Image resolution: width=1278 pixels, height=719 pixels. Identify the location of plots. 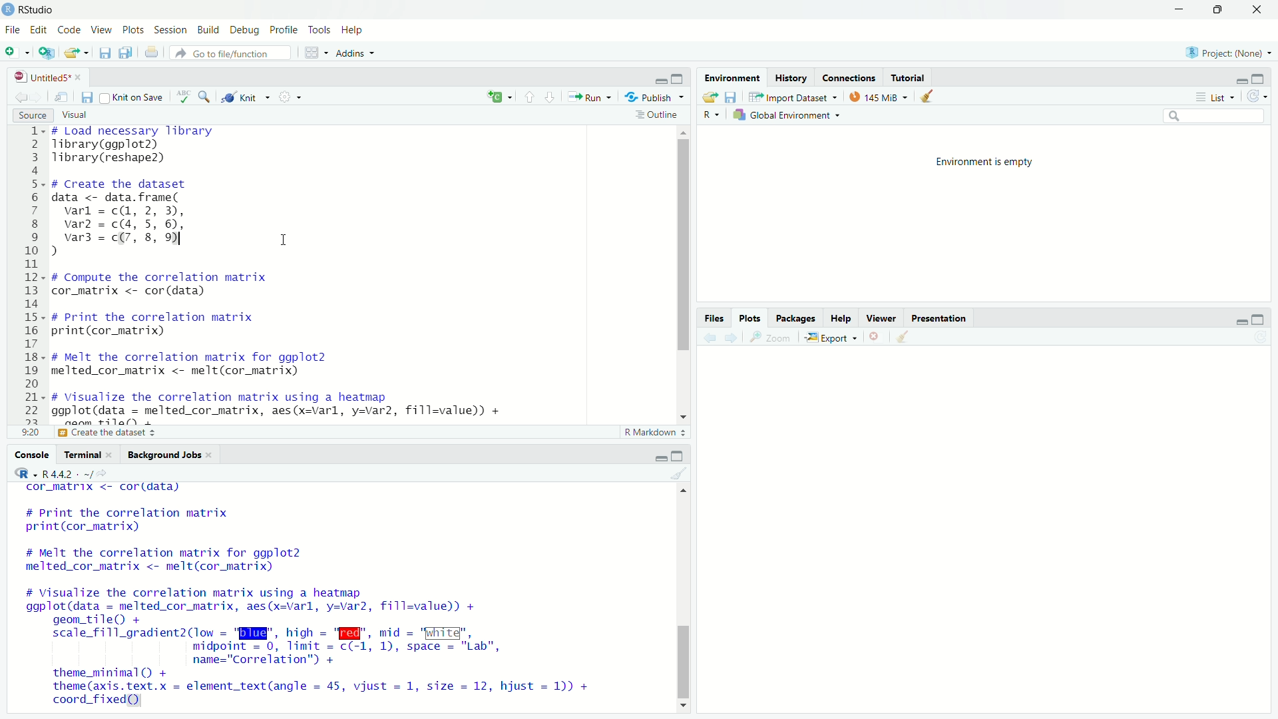
(133, 30).